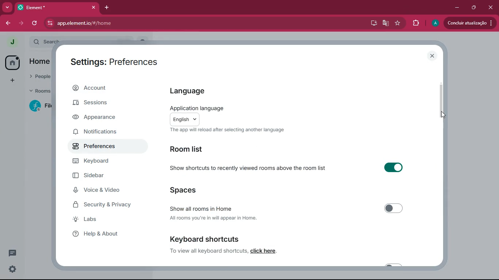 This screenshot has width=499, height=280. What do you see at coordinates (38, 76) in the screenshot?
I see `people` at bounding box center [38, 76].